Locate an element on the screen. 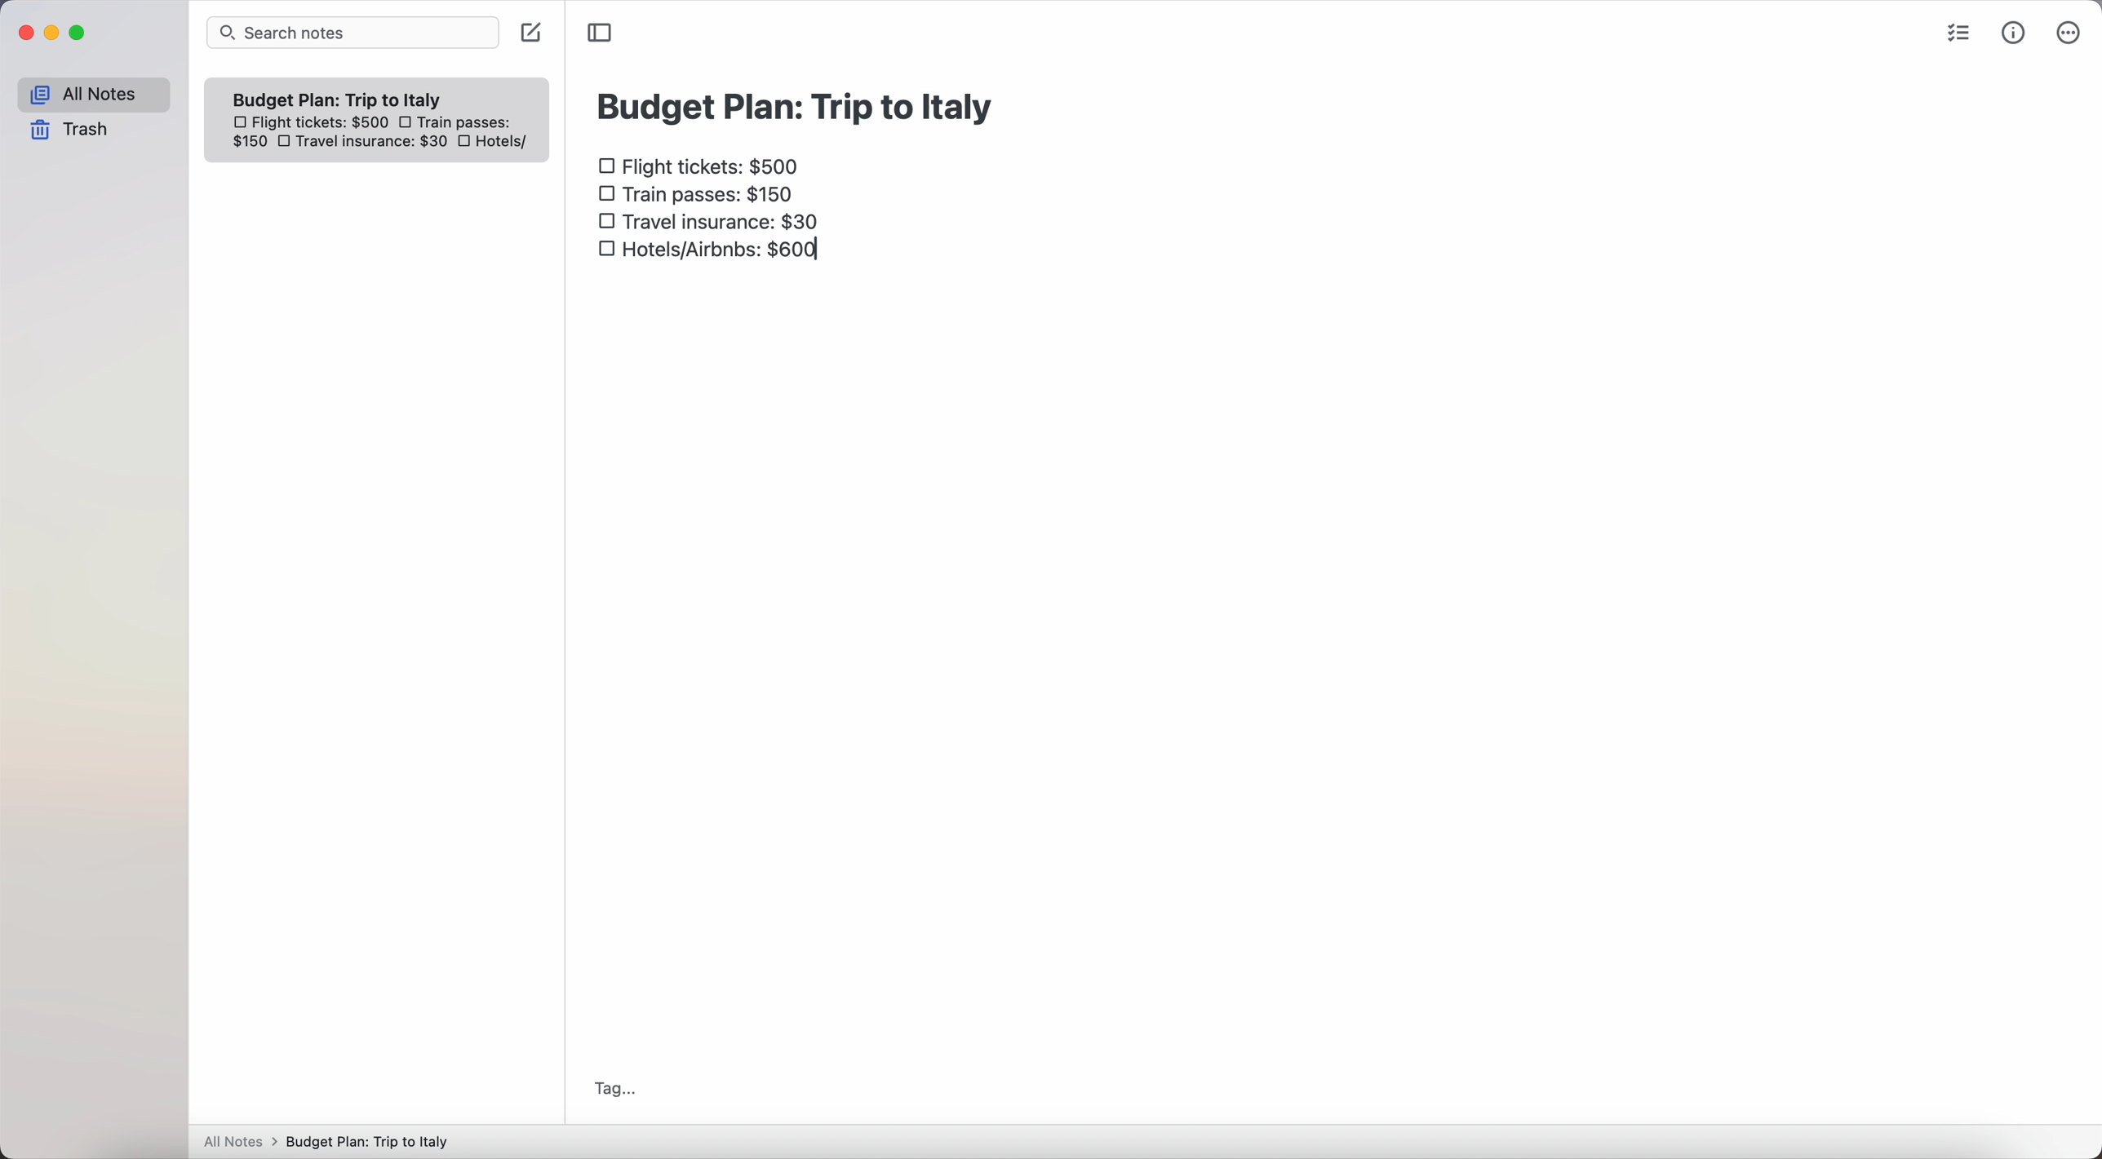 The height and width of the screenshot is (1159, 2102). minimize is located at coordinates (56, 33).